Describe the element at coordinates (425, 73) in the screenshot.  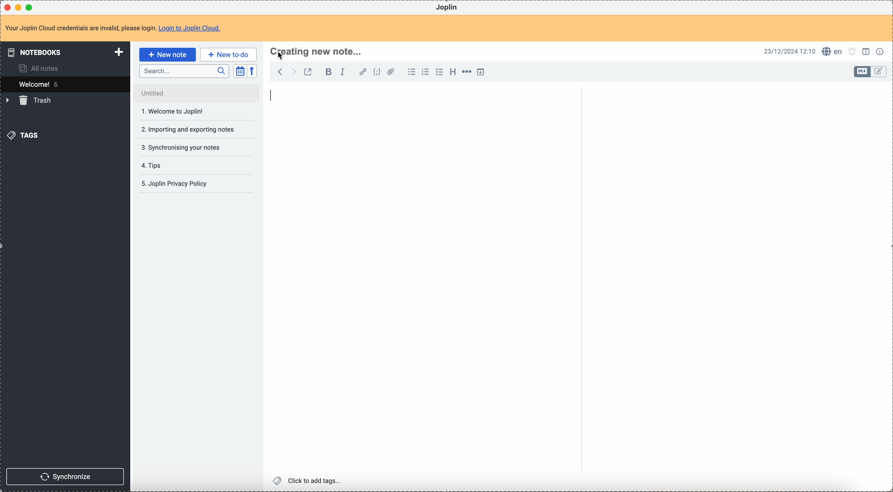
I see `numbered list` at that location.